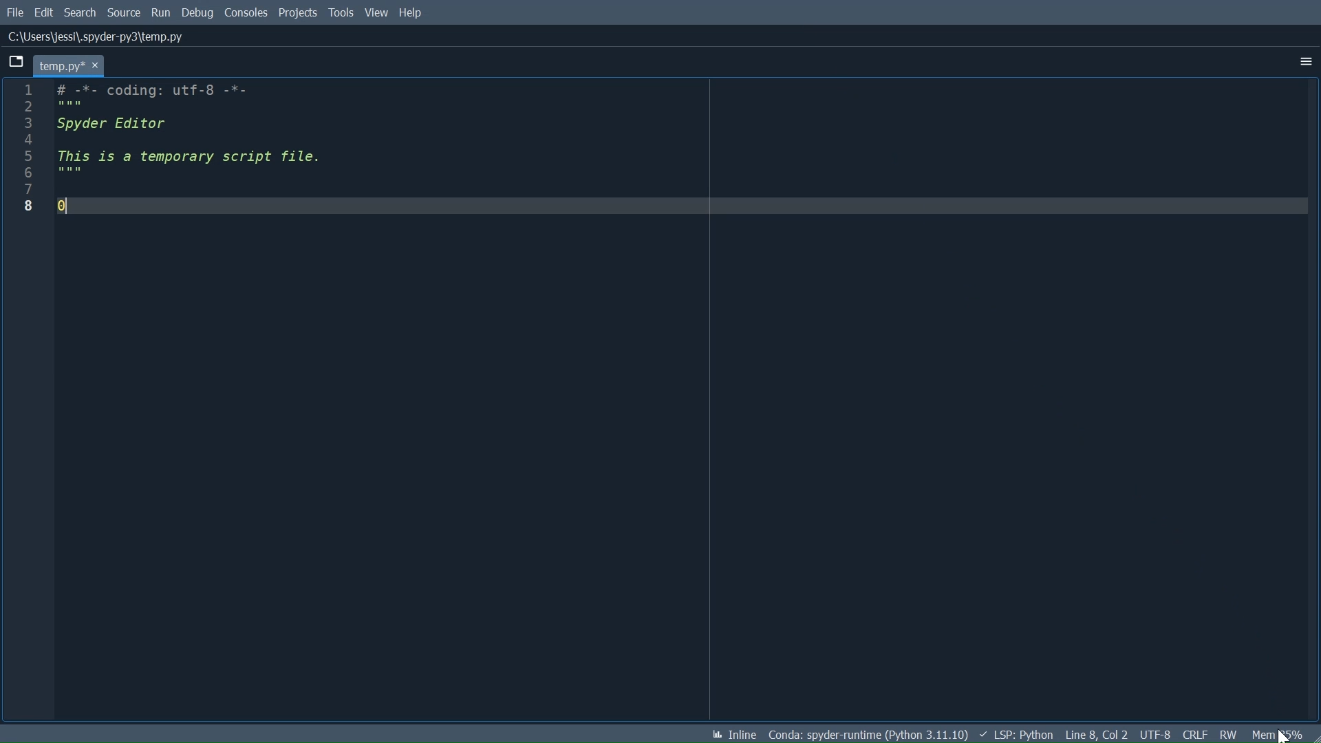  I want to click on Projects, so click(299, 12).